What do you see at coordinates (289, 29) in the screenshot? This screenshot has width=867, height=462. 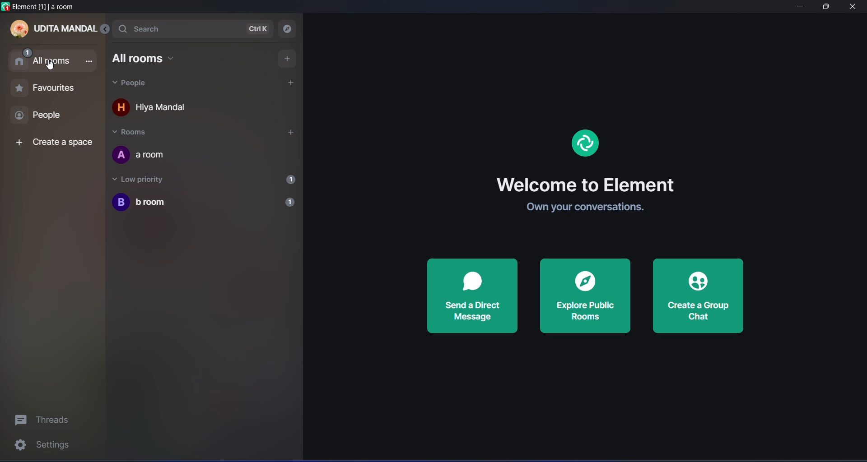 I see `explore` at bounding box center [289, 29].